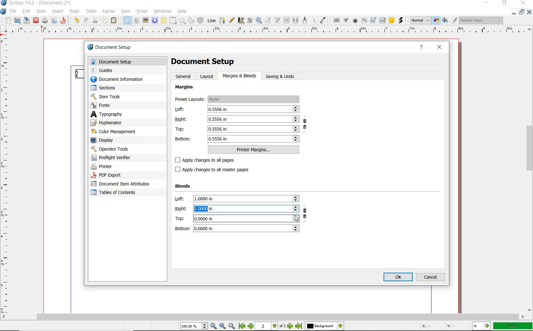 Image resolution: width=533 pixels, height=331 pixels. Describe the element at coordinates (259, 21) in the screenshot. I see `zoom in or zoom out` at that location.